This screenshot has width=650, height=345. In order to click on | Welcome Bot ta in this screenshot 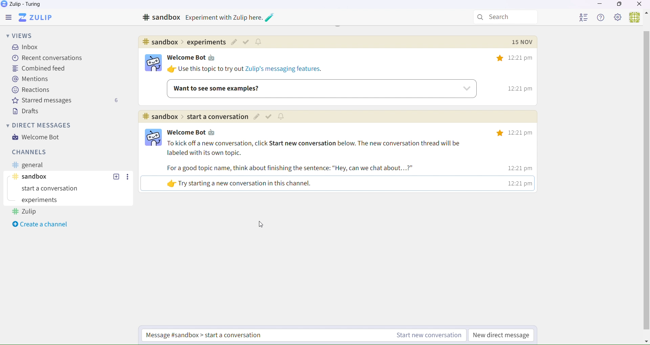, I will do `click(197, 131)`.